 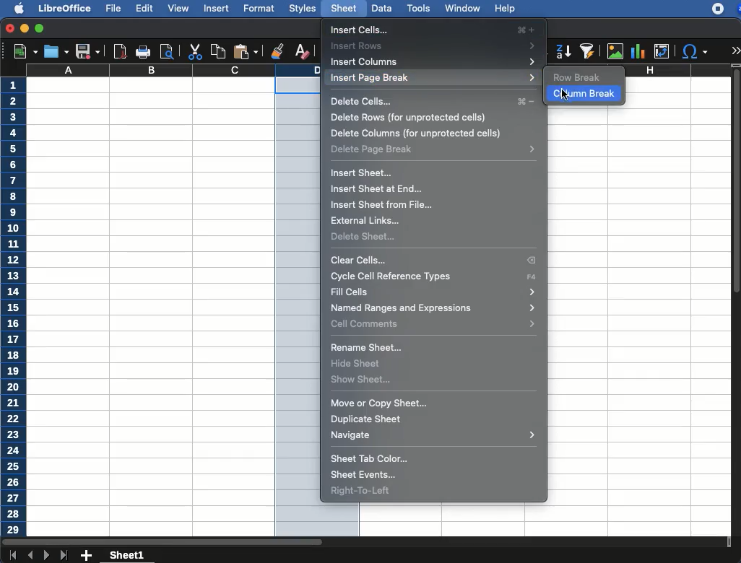 What do you see at coordinates (434, 62) in the screenshot?
I see `insert columns ` at bounding box center [434, 62].